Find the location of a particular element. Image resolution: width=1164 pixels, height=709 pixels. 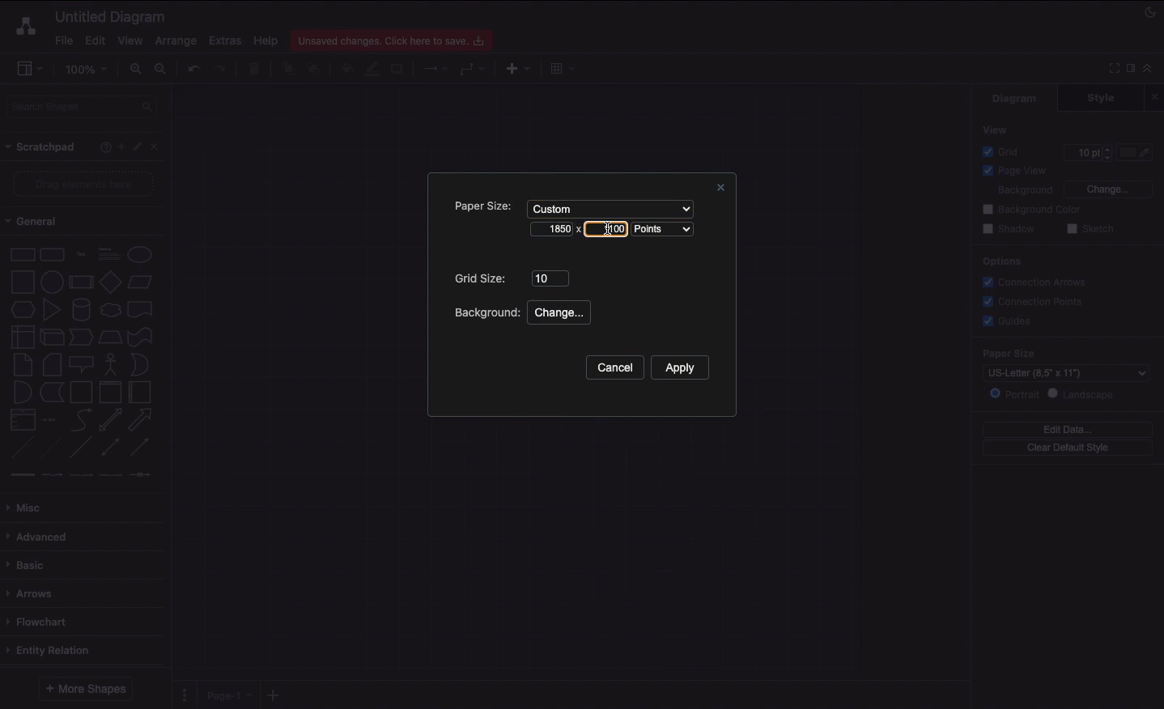

Full screen is located at coordinates (1112, 67).